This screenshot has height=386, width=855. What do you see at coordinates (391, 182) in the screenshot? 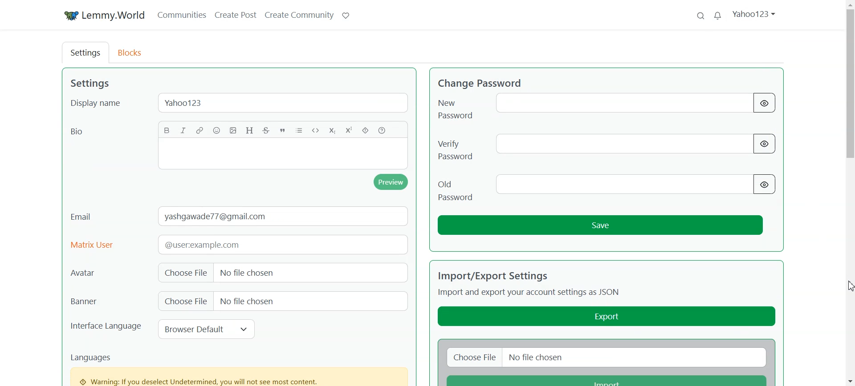
I see `Preview` at bounding box center [391, 182].